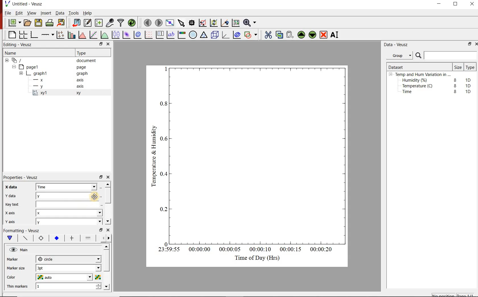  Describe the element at coordinates (470, 68) in the screenshot. I see `Type` at that location.